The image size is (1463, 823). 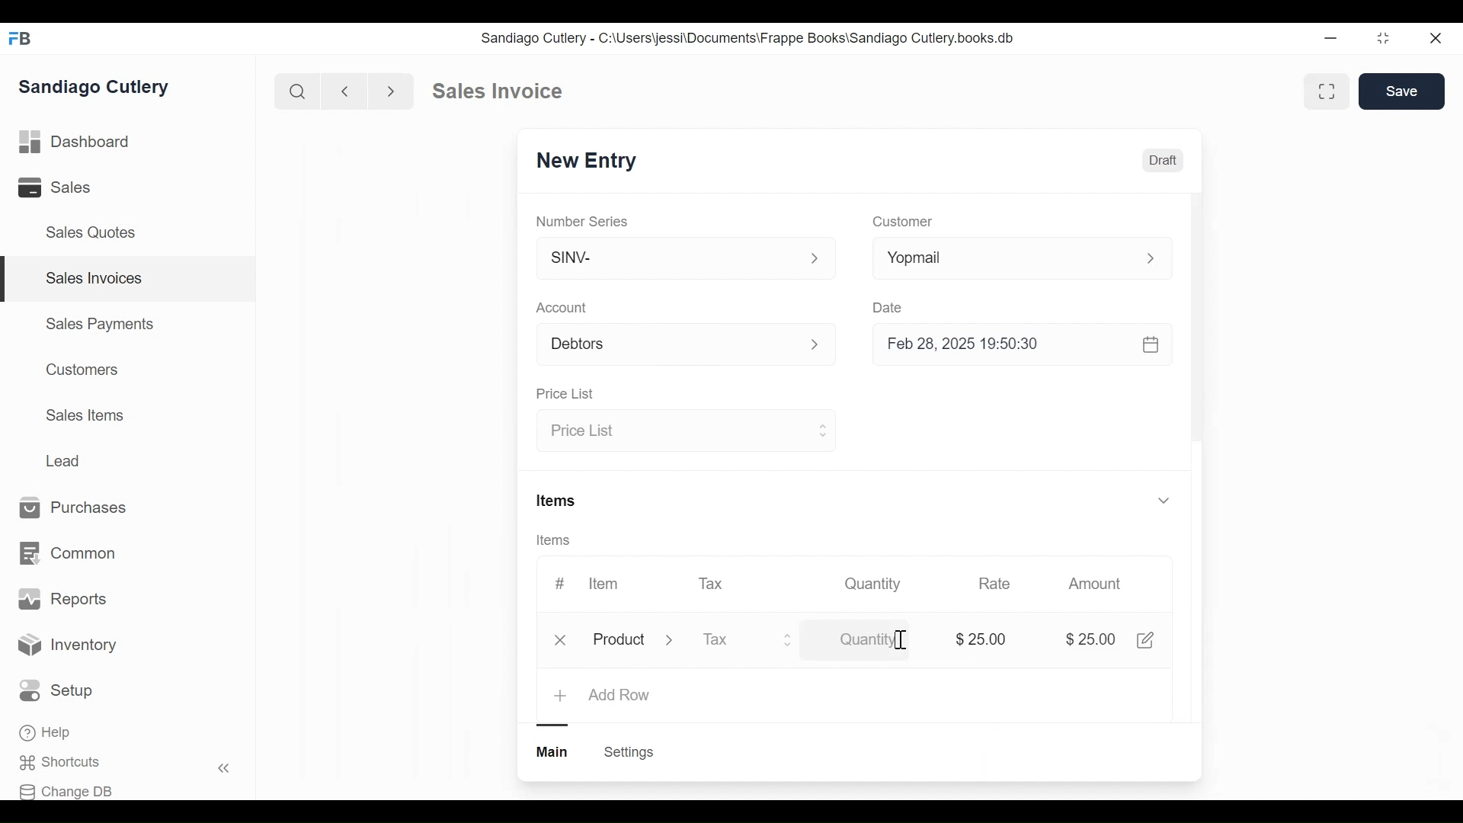 What do you see at coordinates (568, 394) in the screenshot?
I see `Price List` at bounding box center [568, 394].